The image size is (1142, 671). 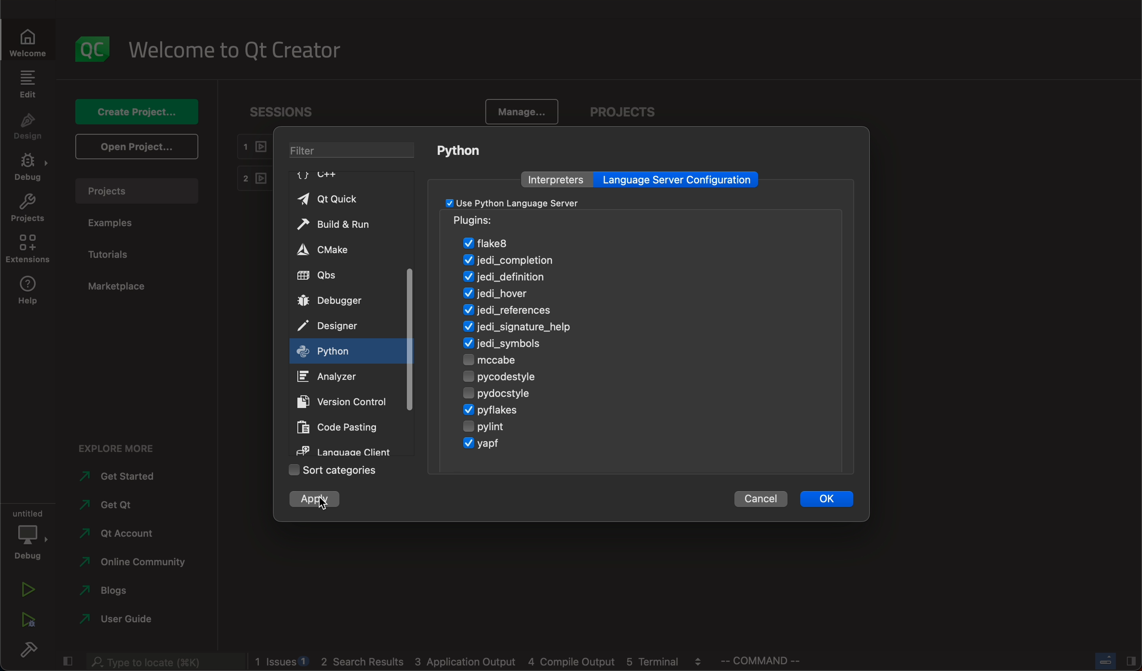 What do you see at coordinates (501, 377) in the screenshot?
I see `pycodestyle` at bounding box center [501, 377].